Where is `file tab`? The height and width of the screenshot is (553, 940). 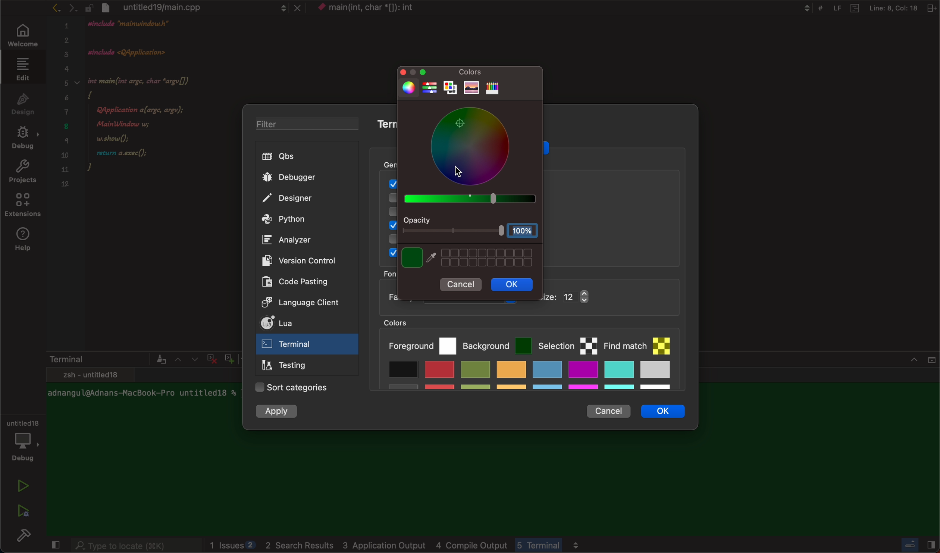
file tab is located at coordinates (194, 7).